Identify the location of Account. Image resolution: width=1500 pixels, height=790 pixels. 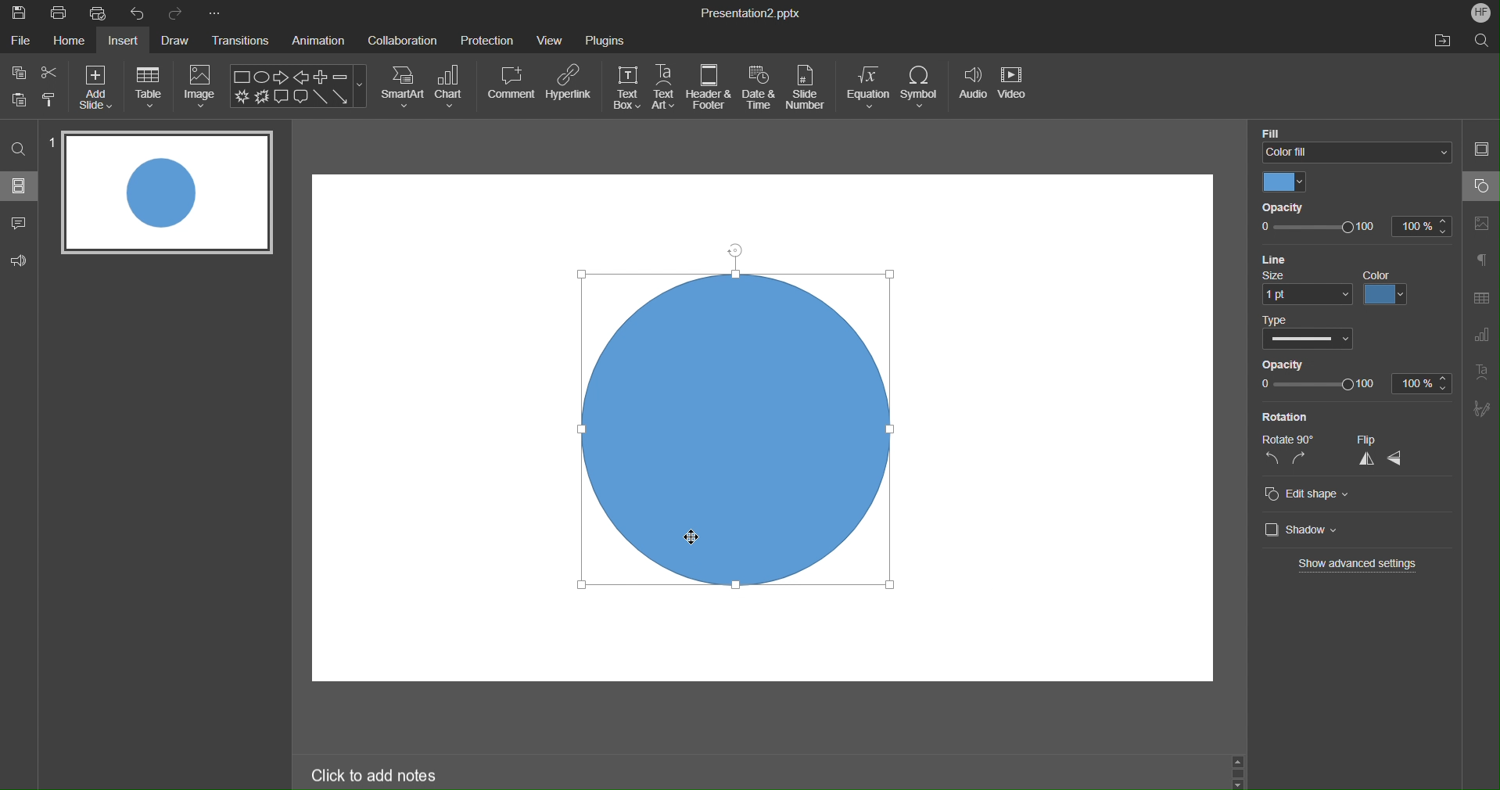
(1478, 12).